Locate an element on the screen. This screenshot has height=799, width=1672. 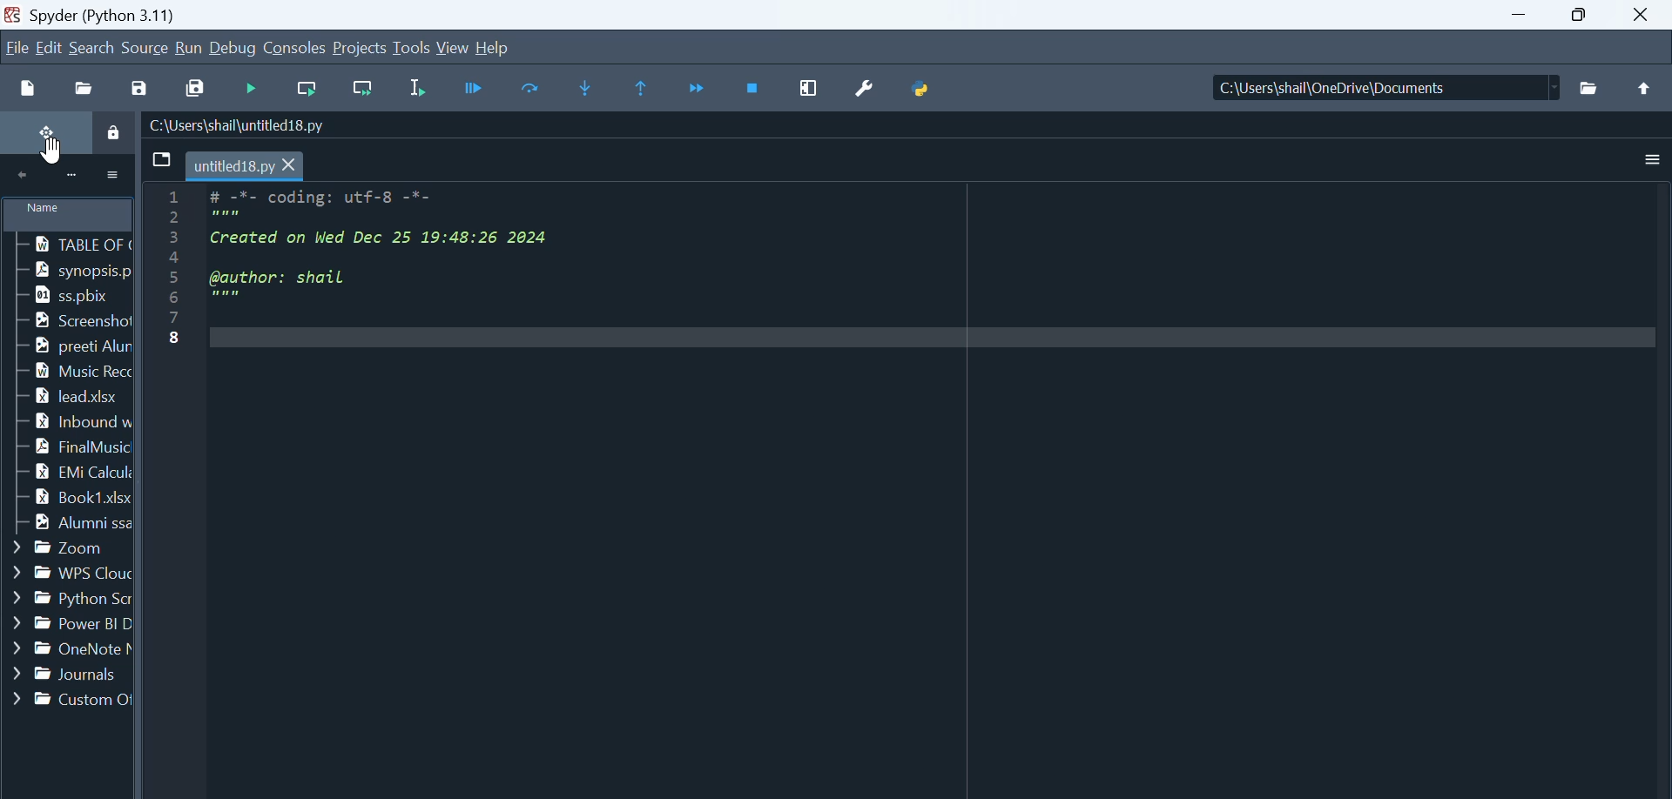
Step into the next function is located at coordinates (589, 89).